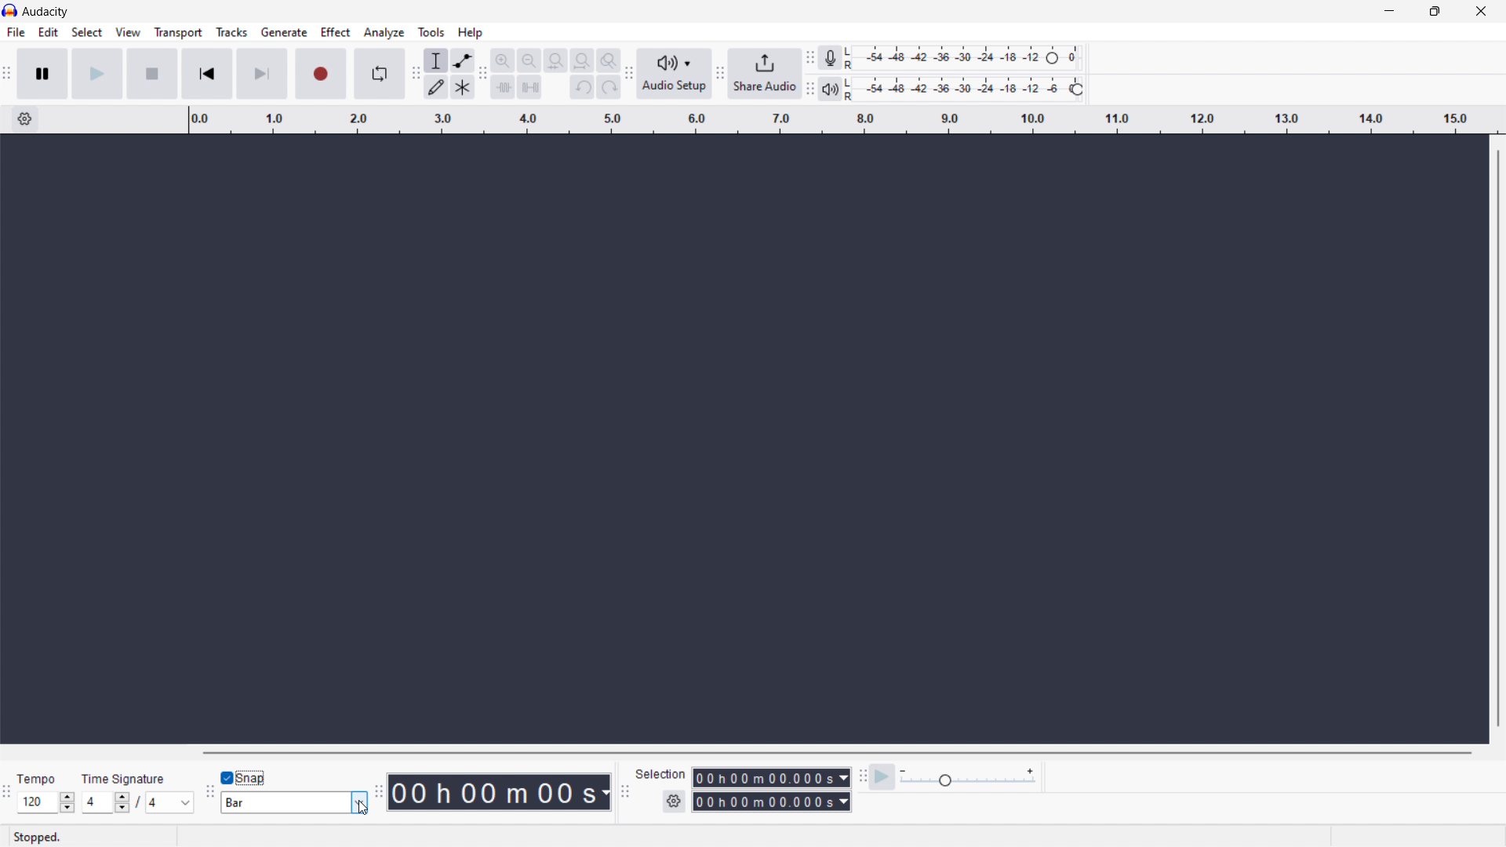 This screenshot has width=1506, height=847. Describe the element at coordinates (178, 33) in the screenshot. I see `transport` at that location.